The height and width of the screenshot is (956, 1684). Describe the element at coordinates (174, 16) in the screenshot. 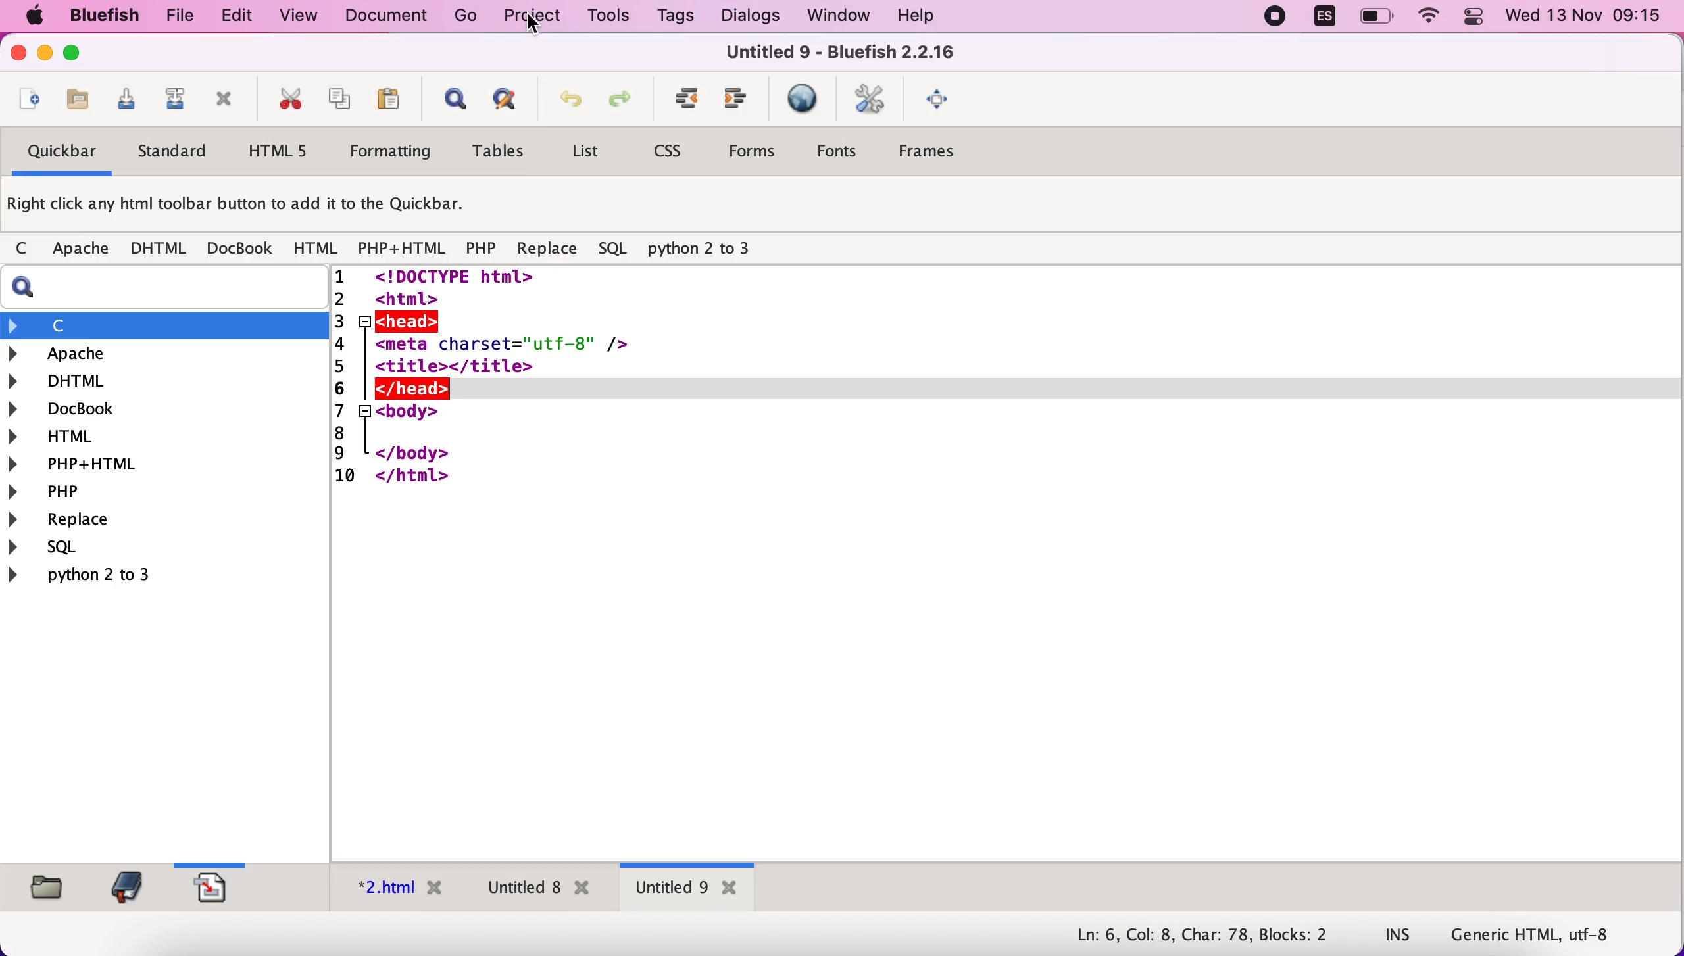

I see `file` at that location.